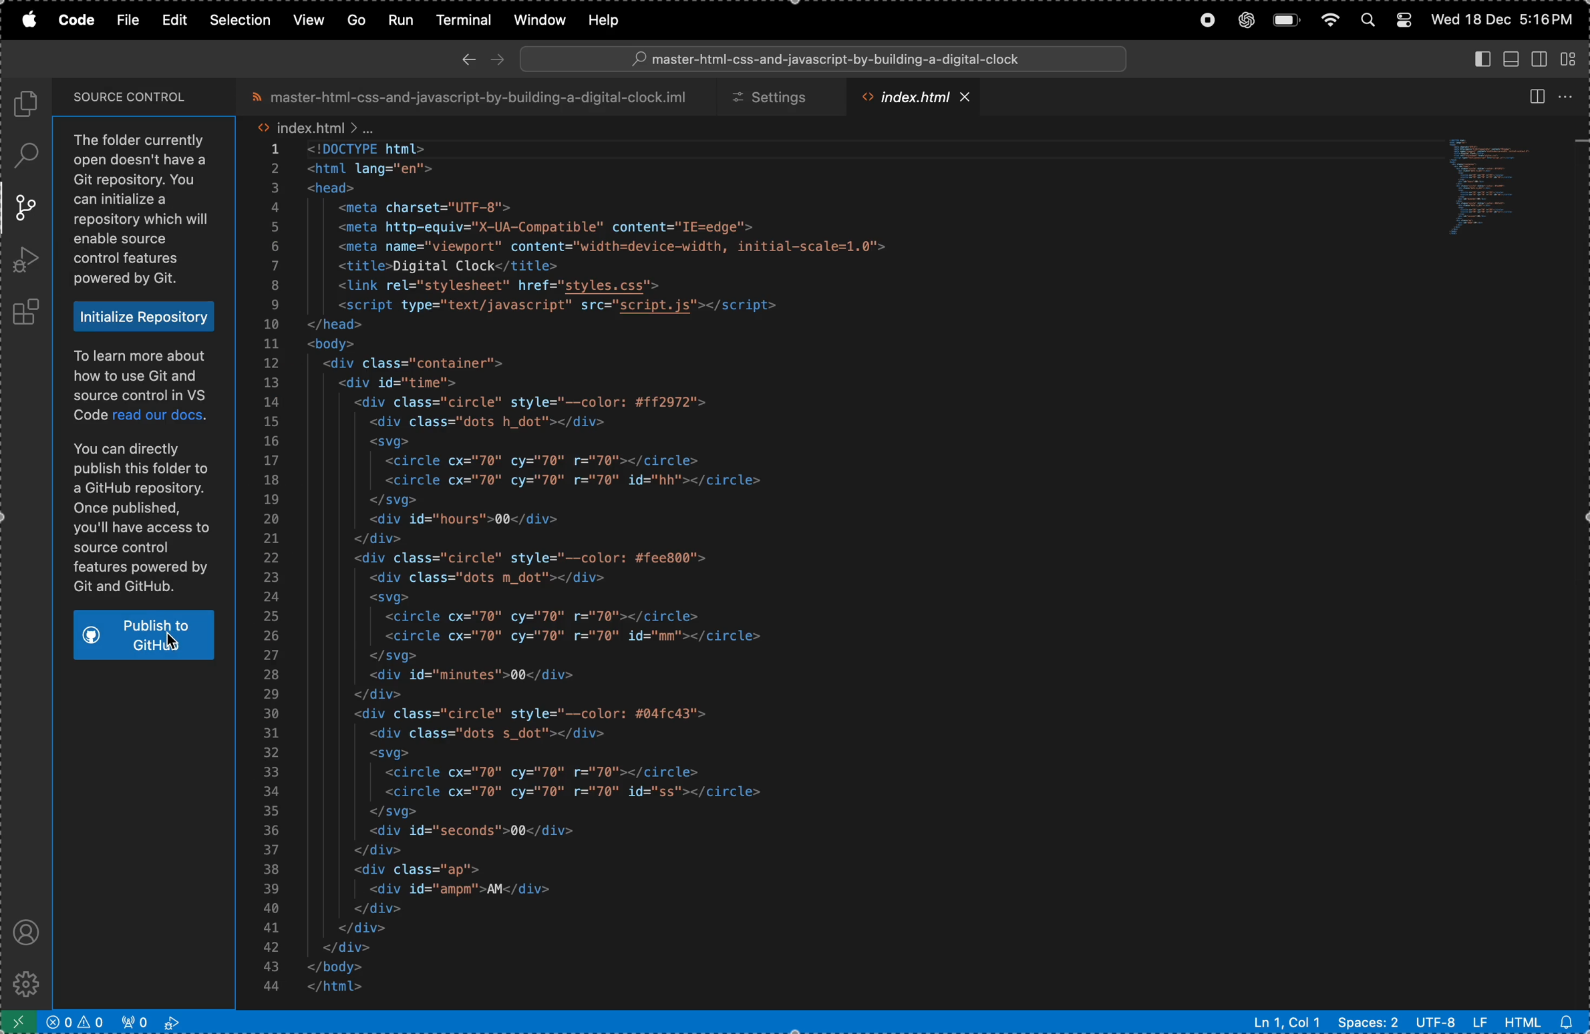 The image size is (1590, 1034). What do you see at coordinates (1569, 58) in the screenshot?
I see `customize layout` at bounding box center [1569, 58].